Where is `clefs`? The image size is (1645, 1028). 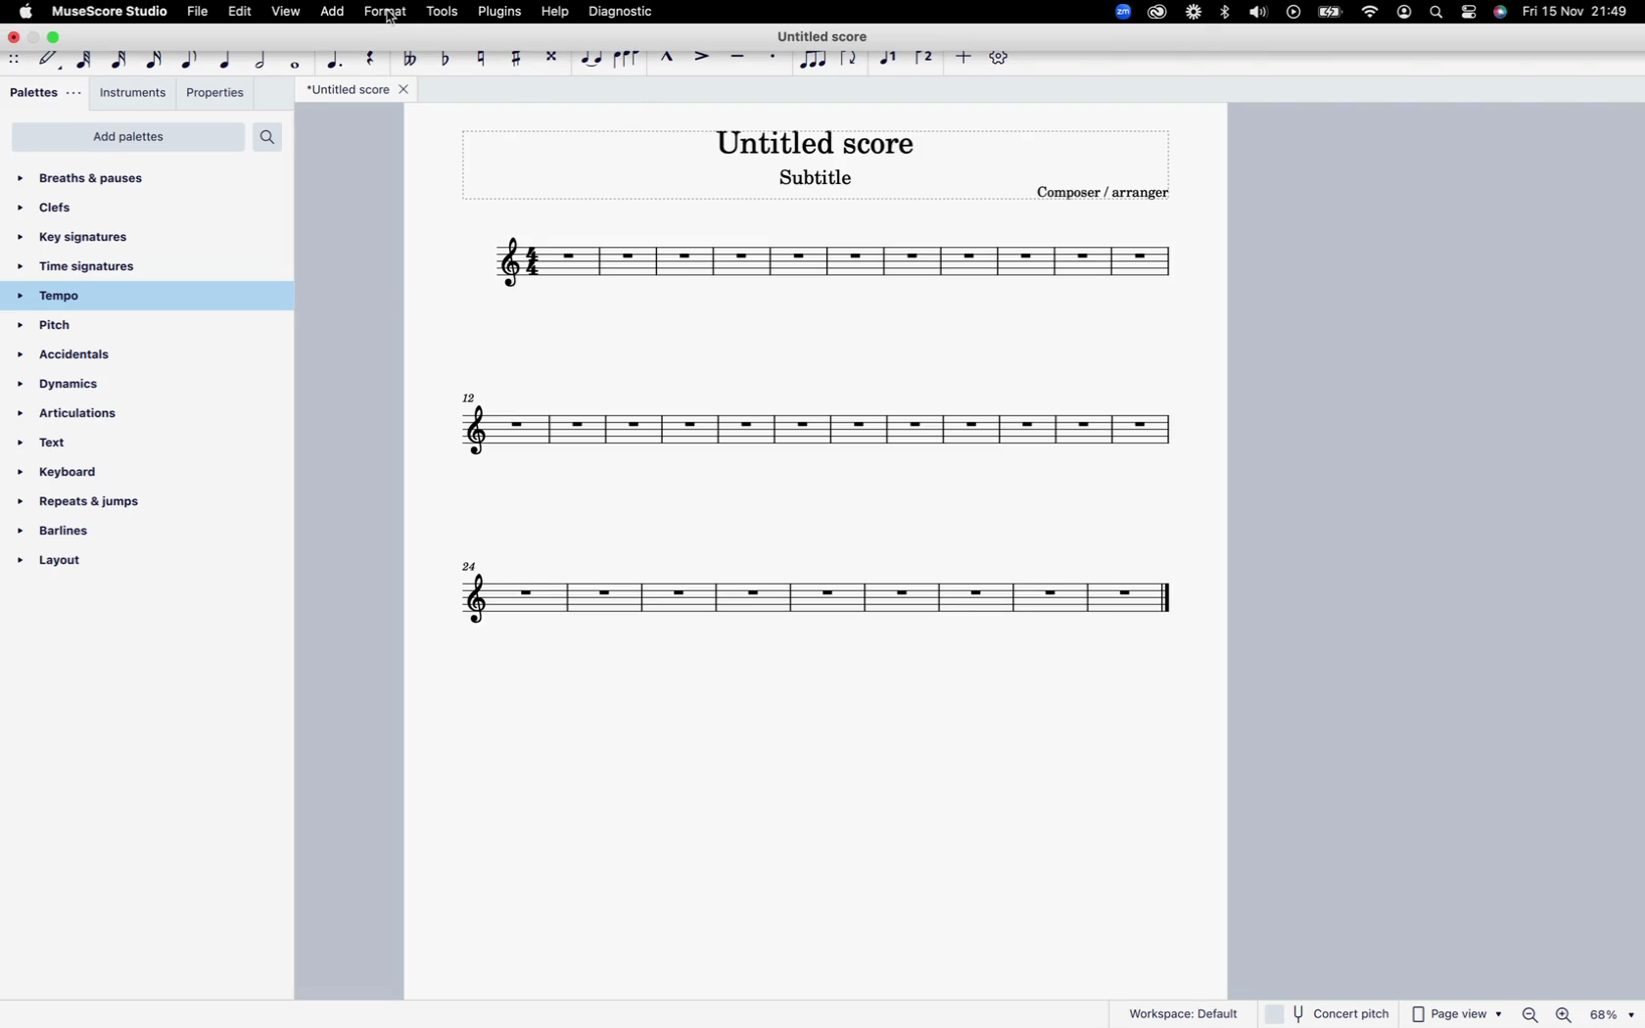
clefs is located at coordinates (79, 208).